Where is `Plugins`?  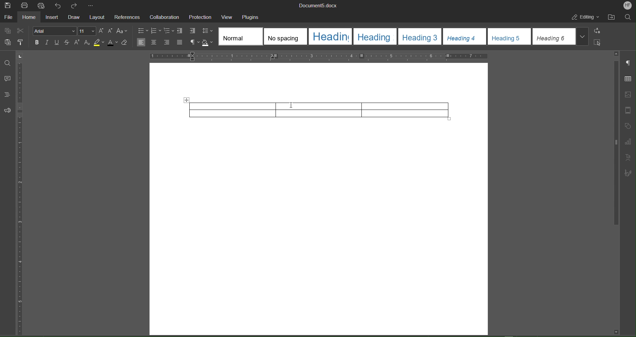 Plugins is located at coordinates (252, 17).